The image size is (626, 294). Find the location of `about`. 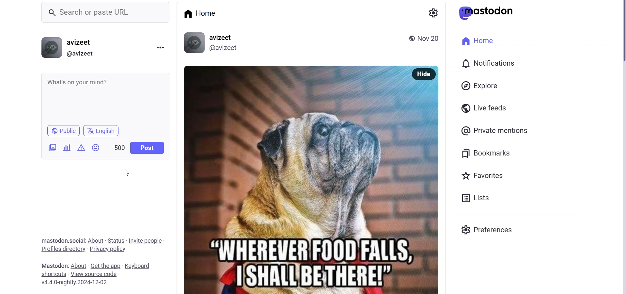

about is located at coordinates (79, 265).